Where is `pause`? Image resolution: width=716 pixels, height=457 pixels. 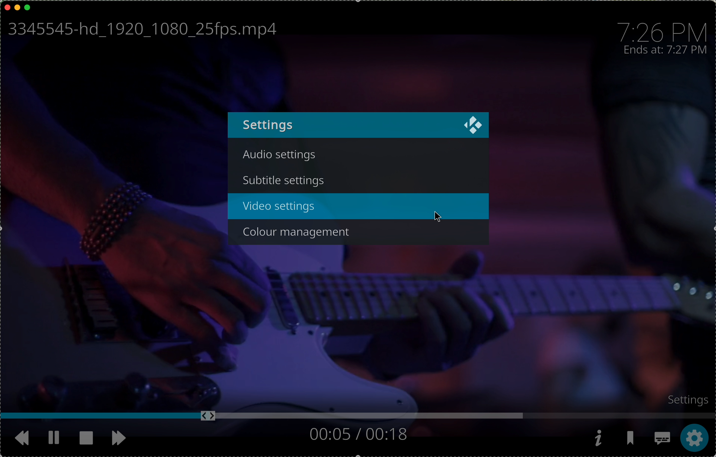
pause is located at coordinates (53, 436).